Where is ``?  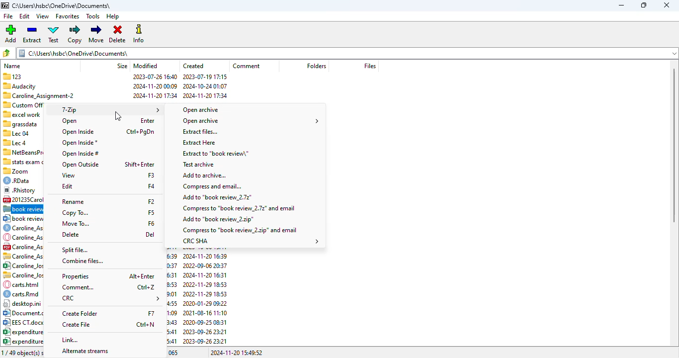
 is located at coordinates (19, 123).